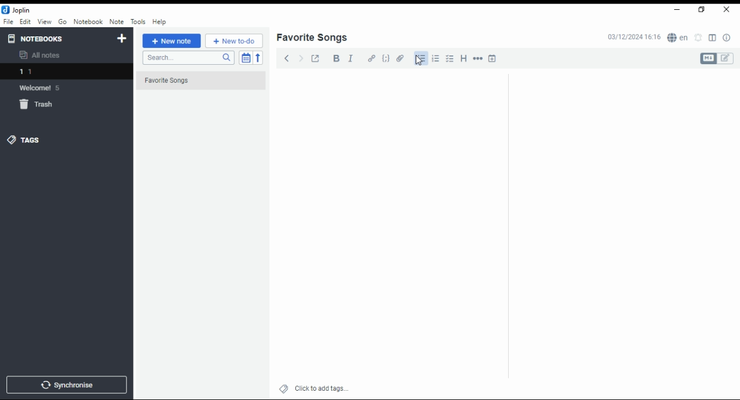  What do you see at coordinates (65, 384) in the screenshot?
I see `synchronise` at bounding box center [65, 384].